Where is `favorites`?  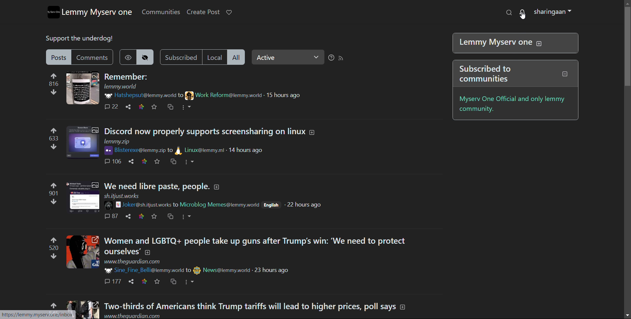
favorites is located at coordinates (154, 107).